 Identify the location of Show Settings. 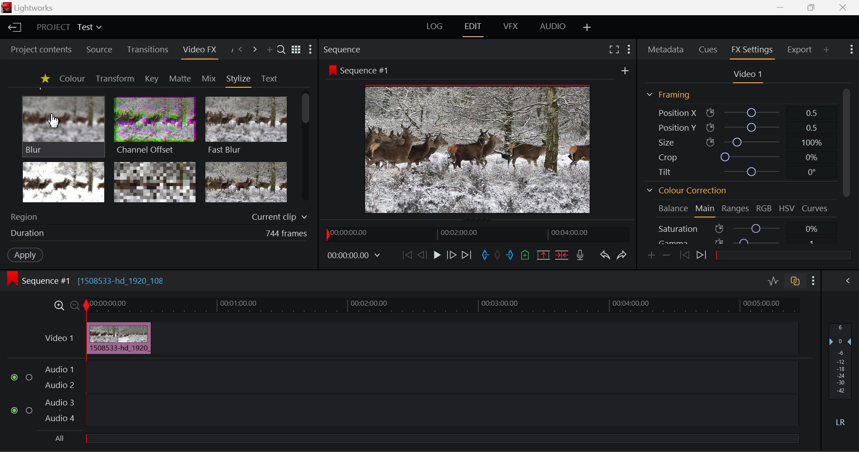
(629, 48).